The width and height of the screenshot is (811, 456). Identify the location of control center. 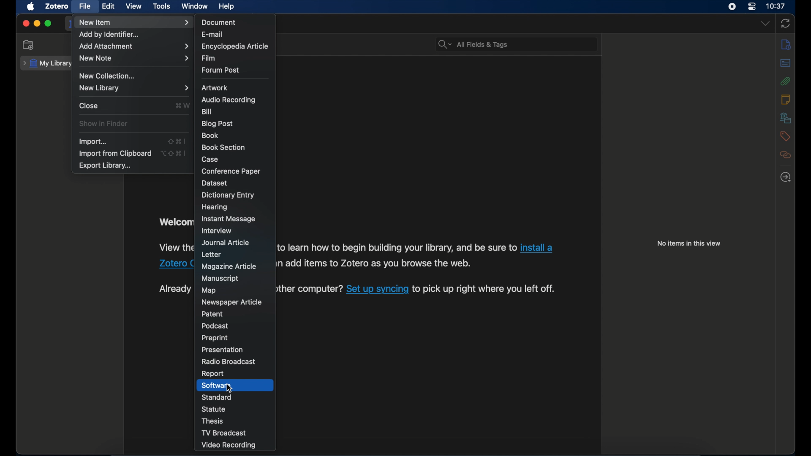
(752, 7).